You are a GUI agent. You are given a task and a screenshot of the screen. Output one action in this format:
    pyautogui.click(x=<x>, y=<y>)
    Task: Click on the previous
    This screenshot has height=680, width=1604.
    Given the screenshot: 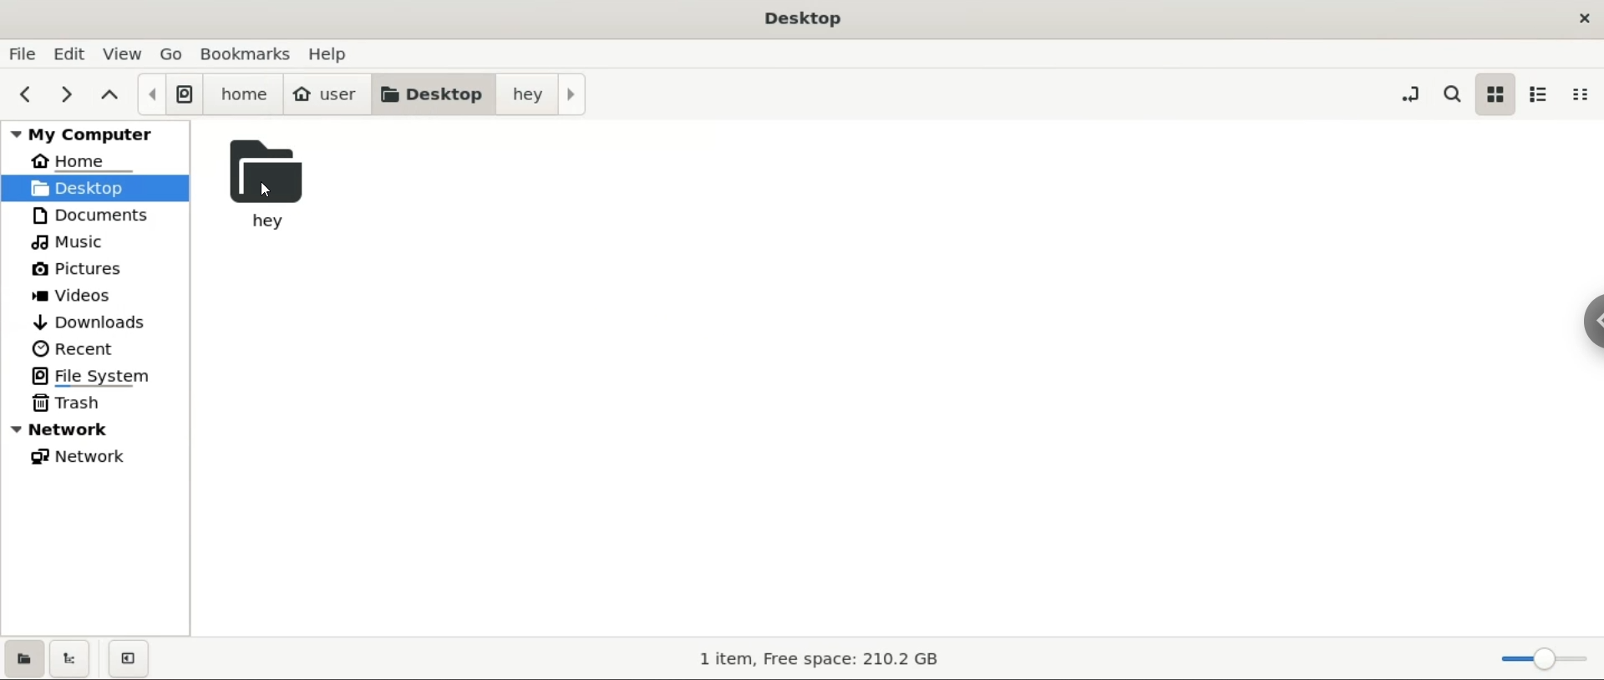 What is the action you would take?
    pyautogui.click(x=27, y=93)
    